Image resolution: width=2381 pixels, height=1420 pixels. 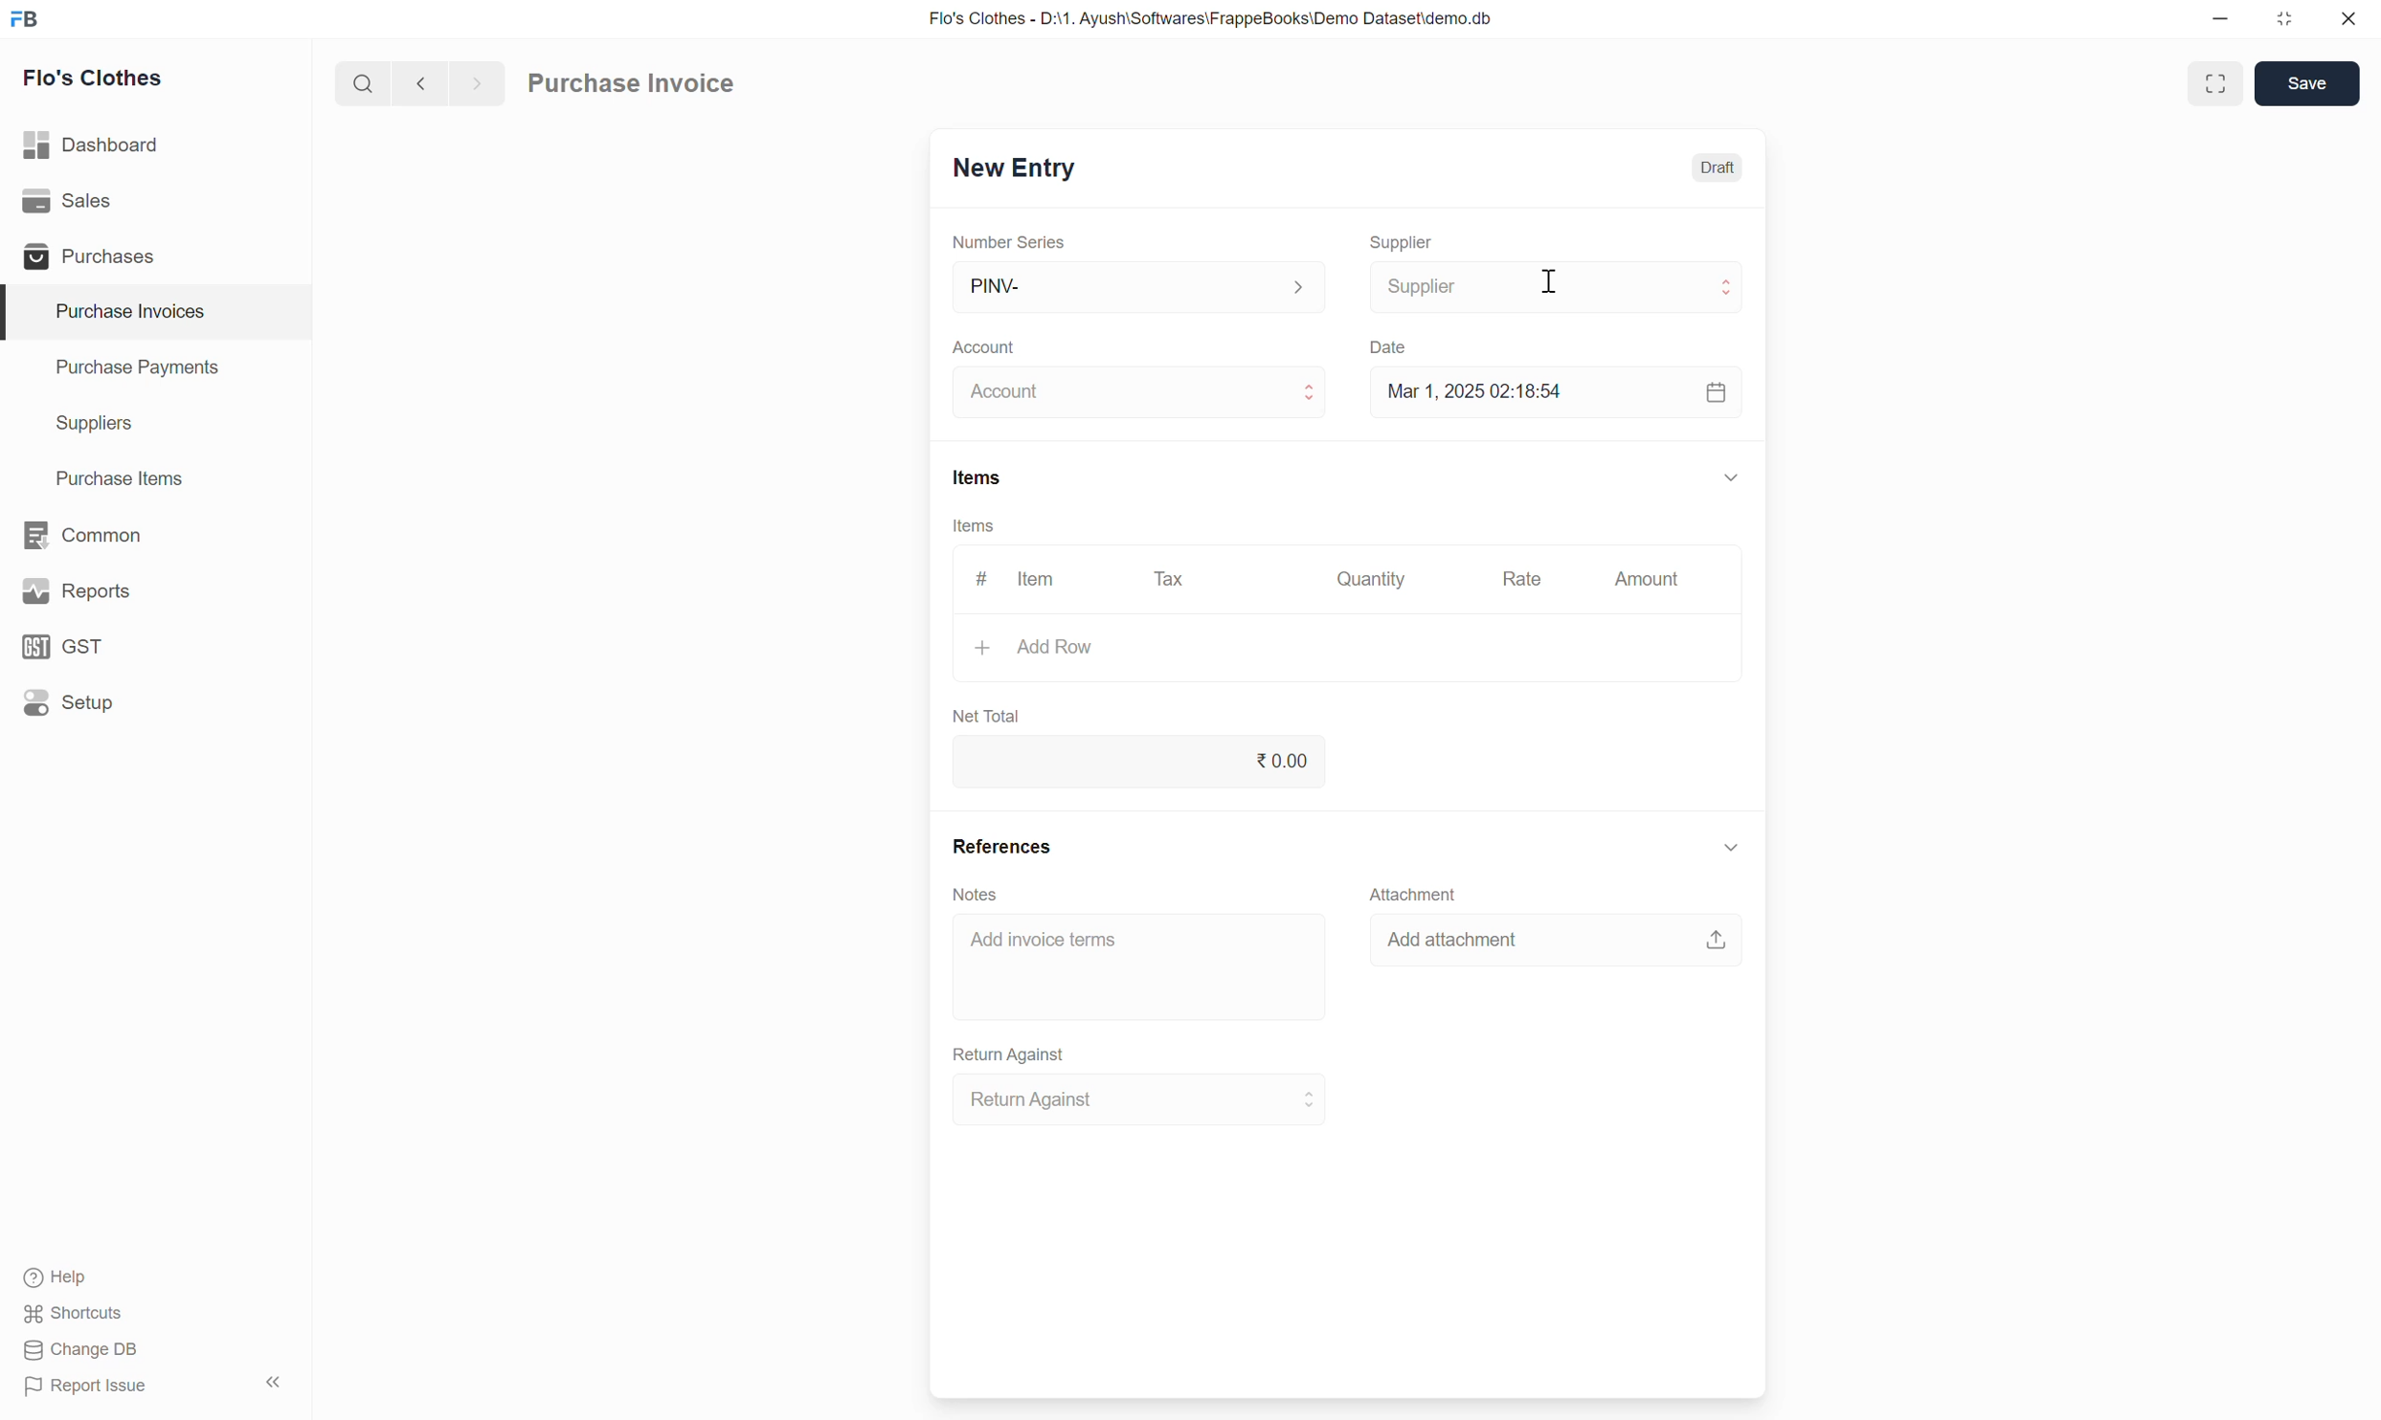 What do you see at coordinates (1211, 17) in the screenshot?
I see `Flo's Clothes - D:\1. Ayush\Softwares\FrappeBooks\Demo Dataset\demo.db` at bounding box center [1211, 17].